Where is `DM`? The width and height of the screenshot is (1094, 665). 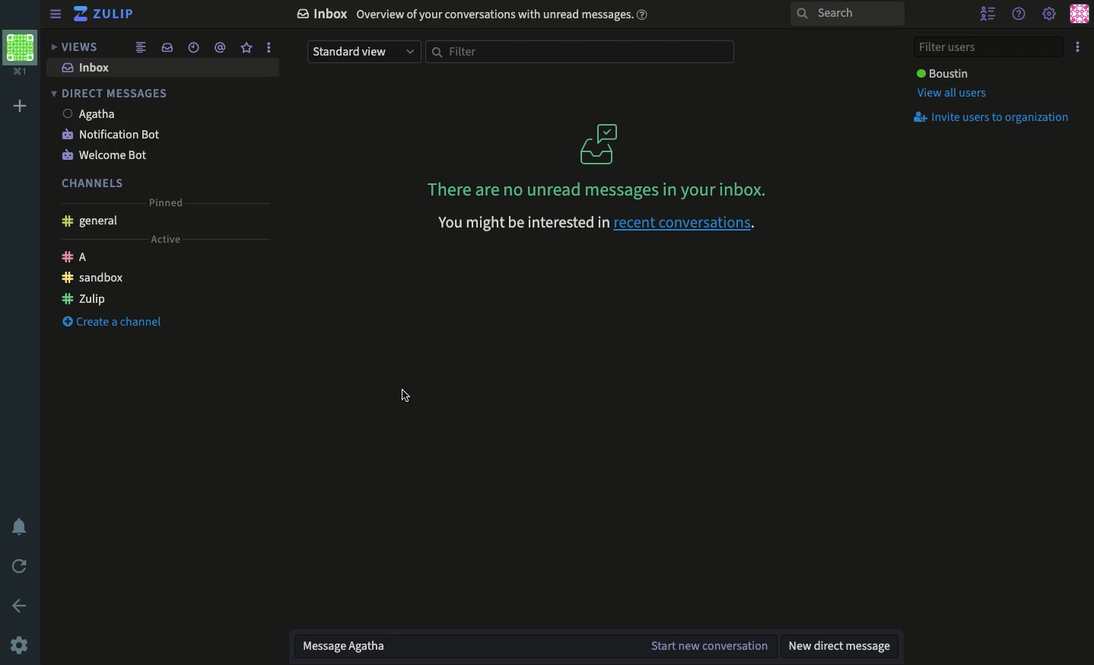 DM is located at coordinates (111, 94).